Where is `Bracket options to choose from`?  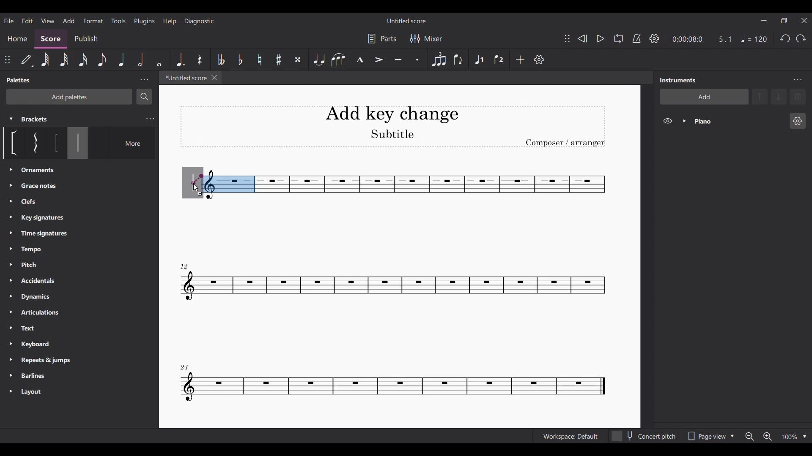 Bracket options to choose from is located at coordinates (31, 143).